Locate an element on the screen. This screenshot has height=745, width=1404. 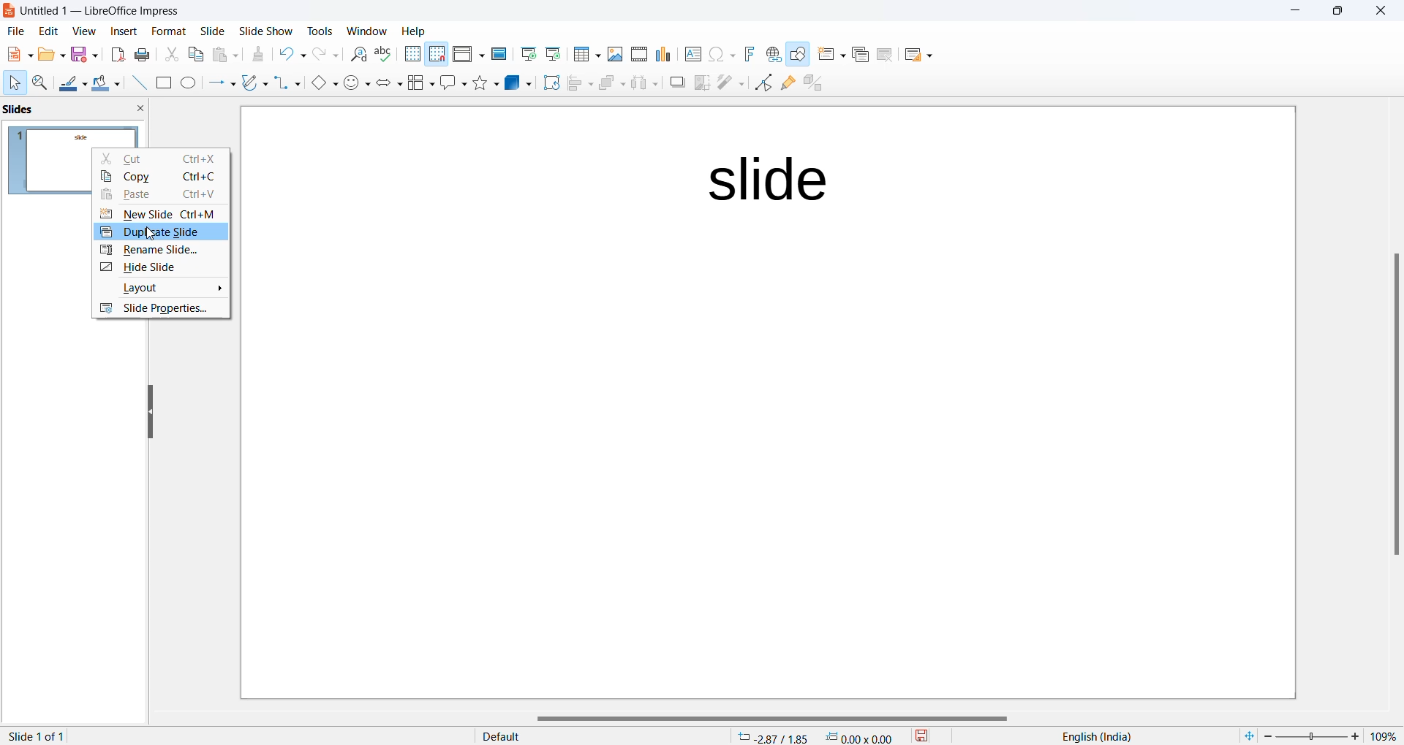
Insert font work text is located at coordinates (749, 54).